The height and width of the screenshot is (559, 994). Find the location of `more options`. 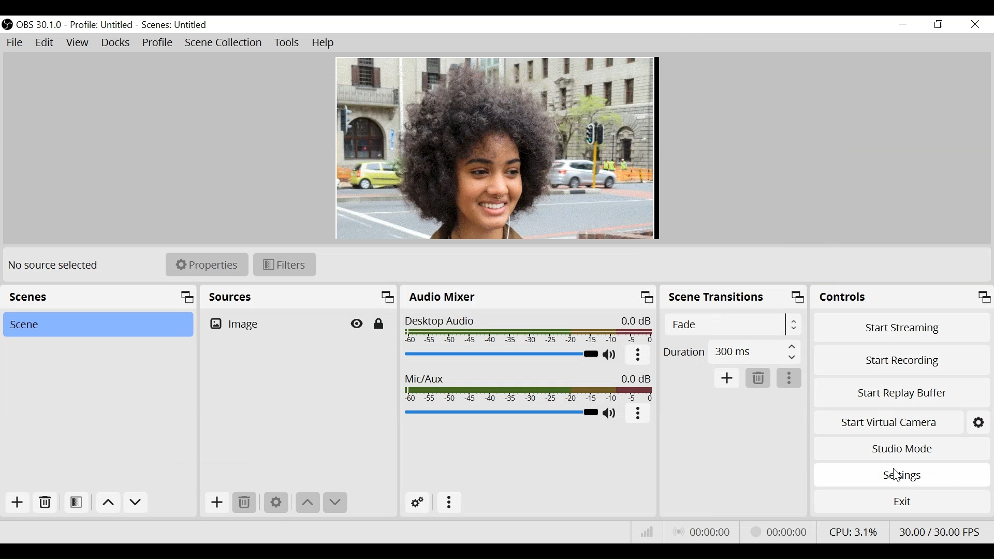

more options is located at coordinates (639, 355).